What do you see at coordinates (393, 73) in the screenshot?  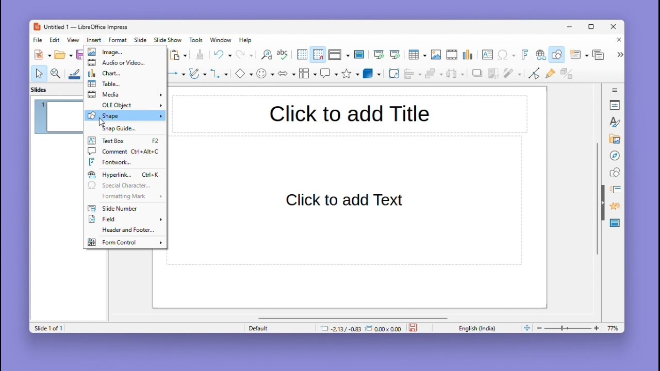 I see `Rotate` at bounding box center [393, 73].